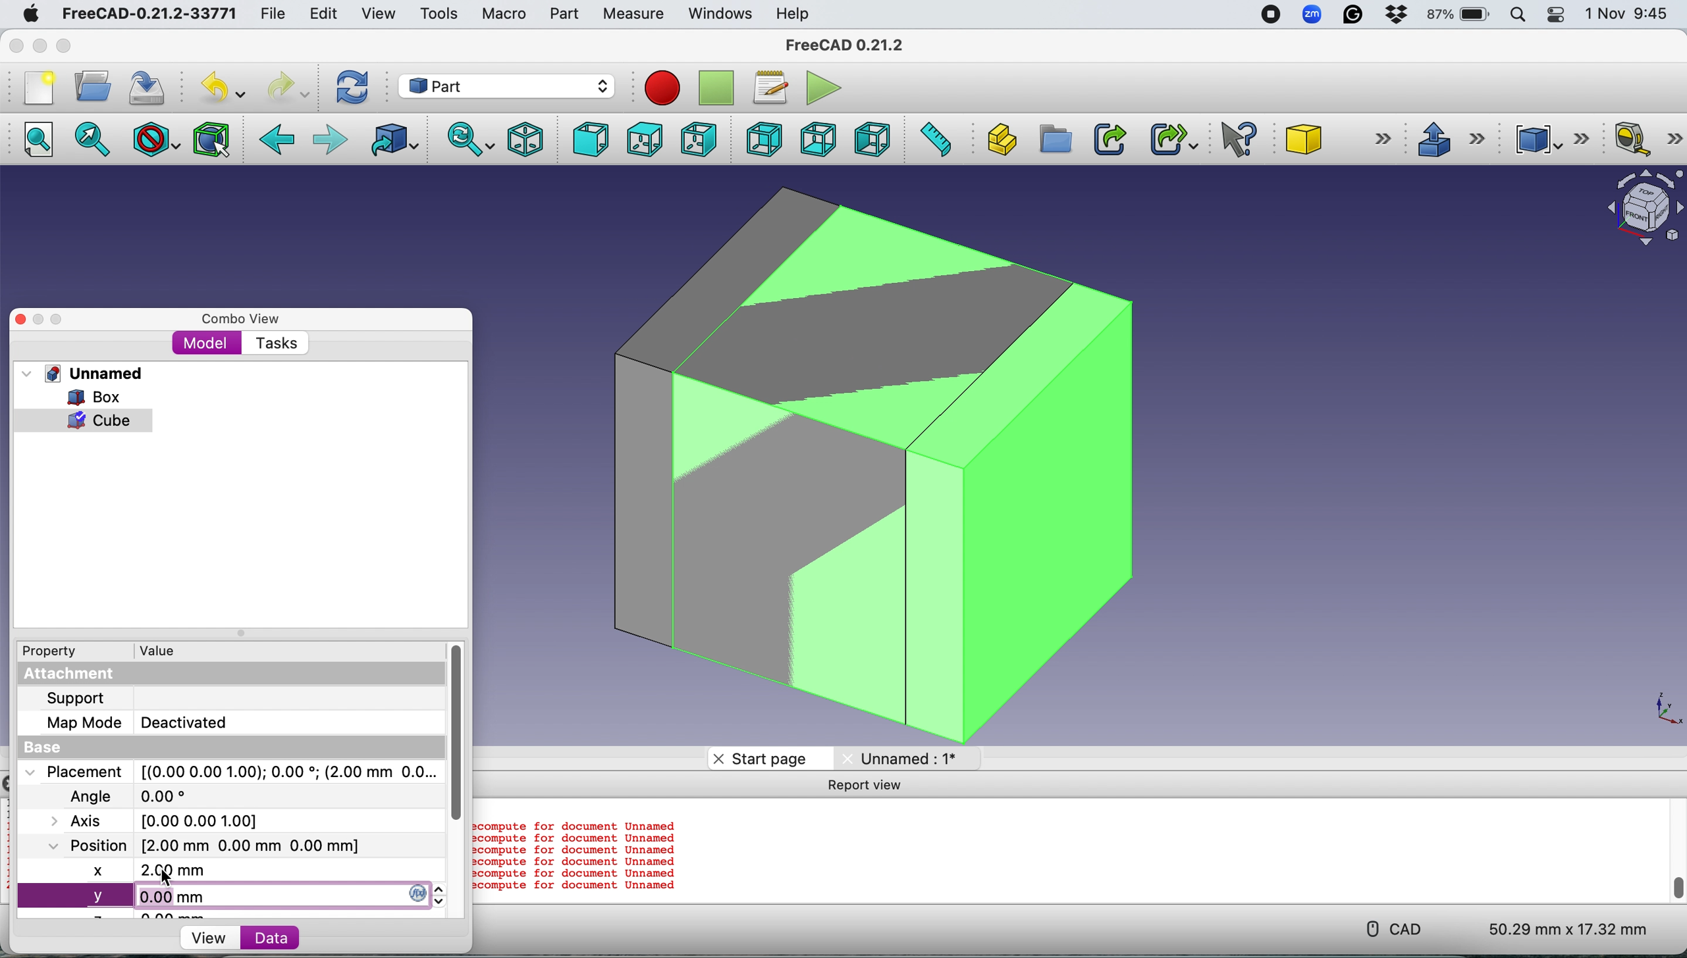 The width and height of the screenshot is (1687, 958). I want to click on New, so click(38, 88).